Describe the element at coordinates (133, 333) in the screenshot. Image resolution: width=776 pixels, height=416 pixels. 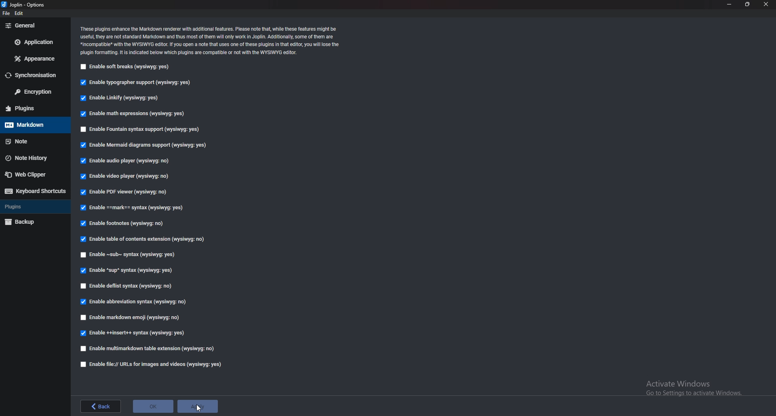
I see `Enable insert syntax` at that location.